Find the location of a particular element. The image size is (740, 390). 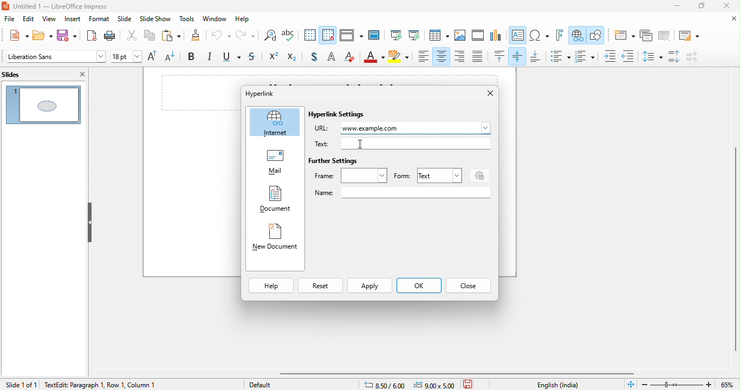

untitled 1- libreoffice impress is located at coordinates (66, 6).